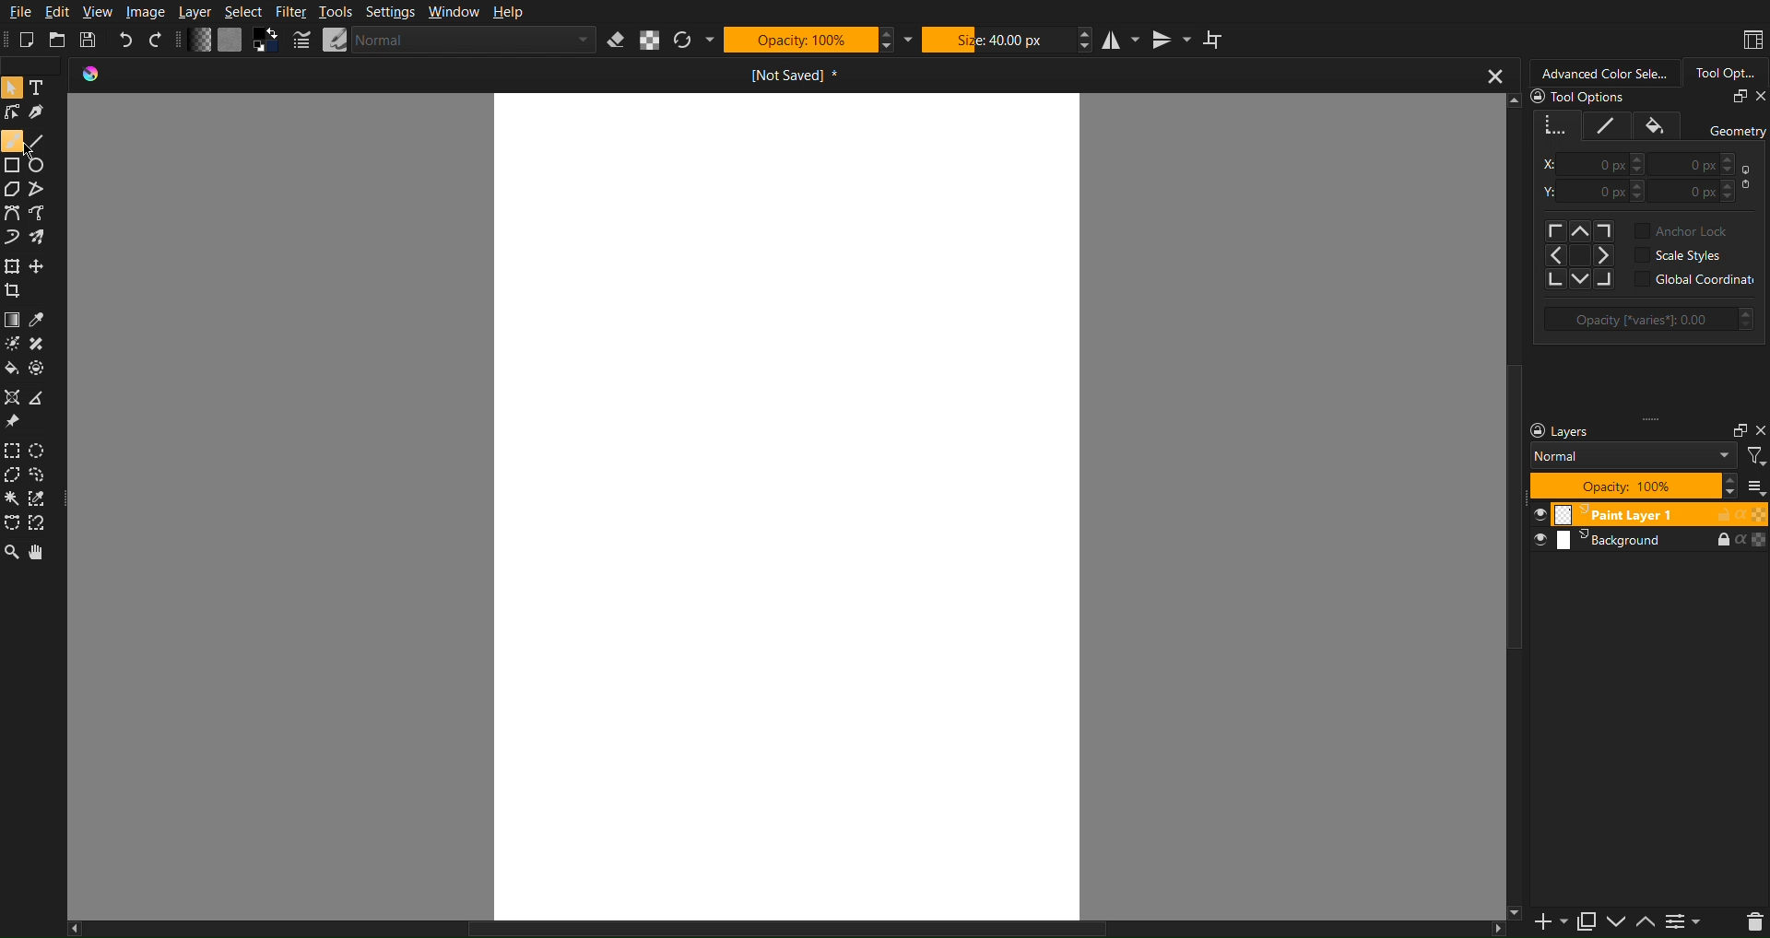 Image resolution: width=1770 pixels, height=938 pixels. I want to click on Delete, so click(1749, 923).